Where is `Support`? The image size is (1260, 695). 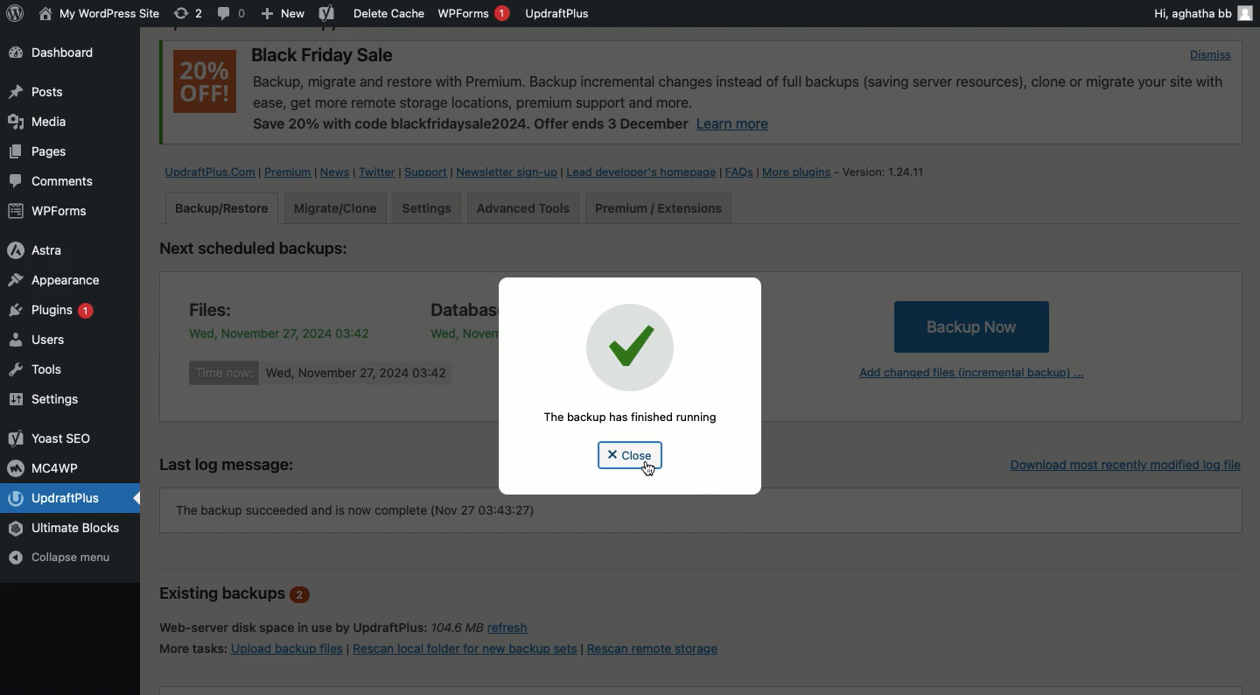 Support is located at coordinates (426, 173).